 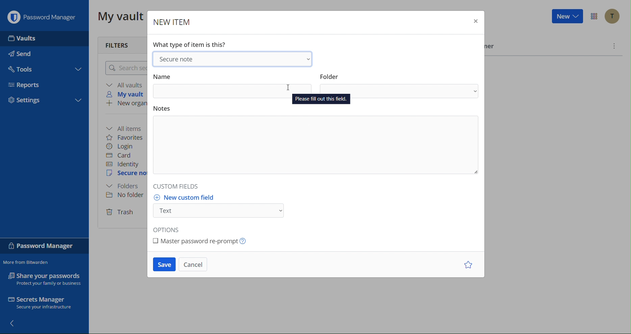 I want to click on Secure Note, so click(x=234, y=59).